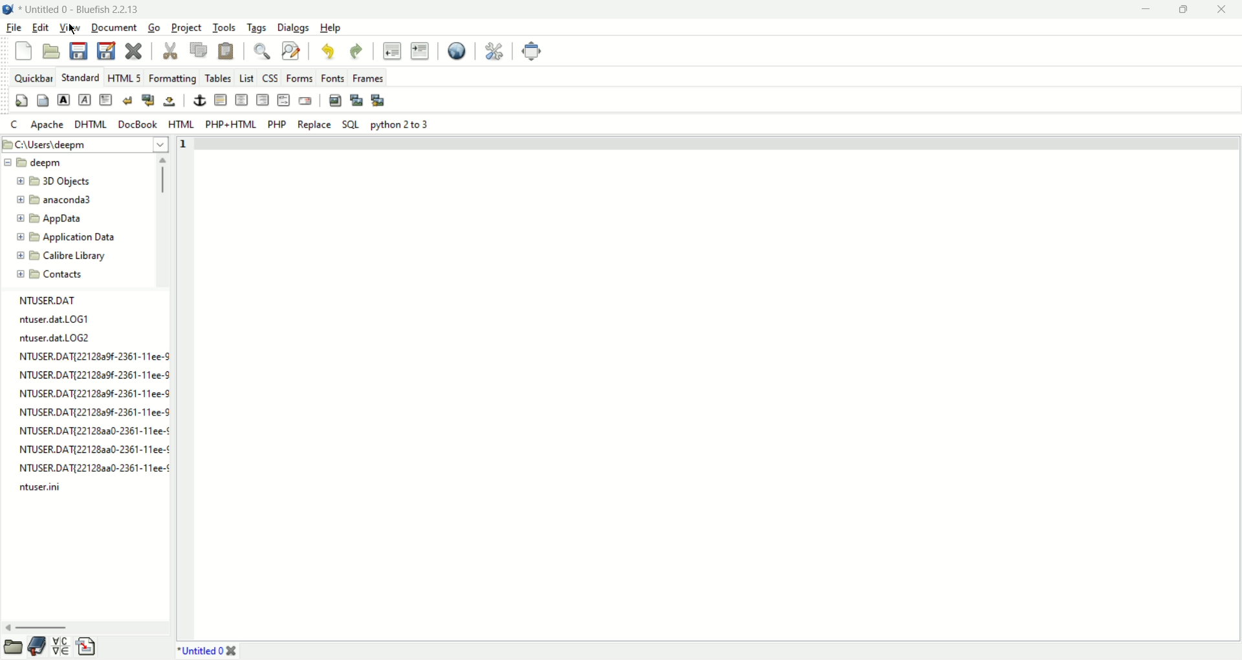 This screenshot has width=1242, height=660. What do you see at coordinates (56, 199) in the screenshot?
I see `new folder` at bounding box center [56, 199].